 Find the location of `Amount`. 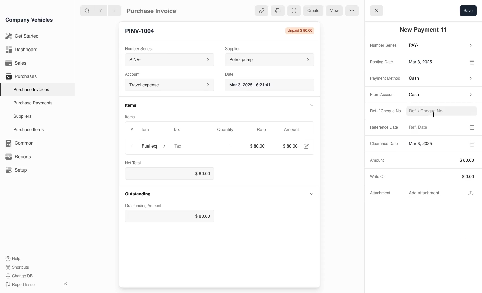

Amount is located at coordinates (377, 160).